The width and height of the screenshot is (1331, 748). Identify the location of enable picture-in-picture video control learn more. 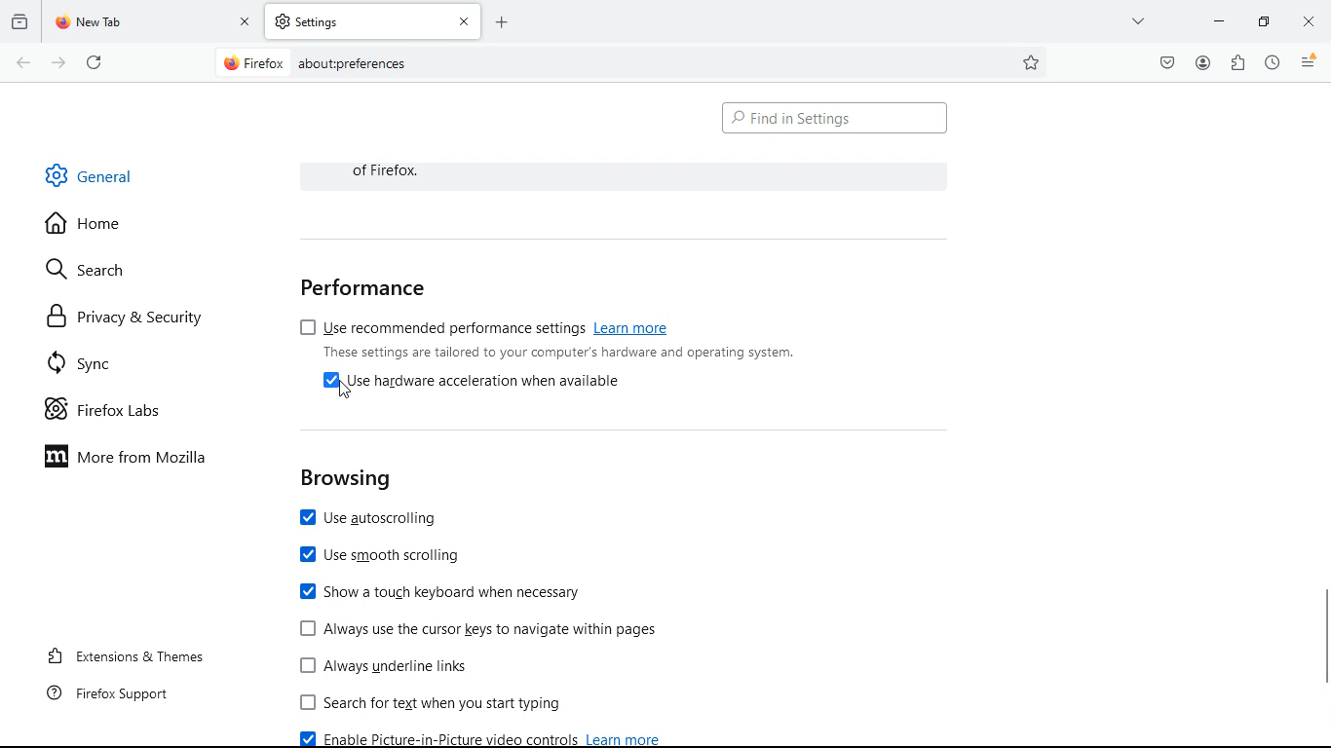
(486, 736).